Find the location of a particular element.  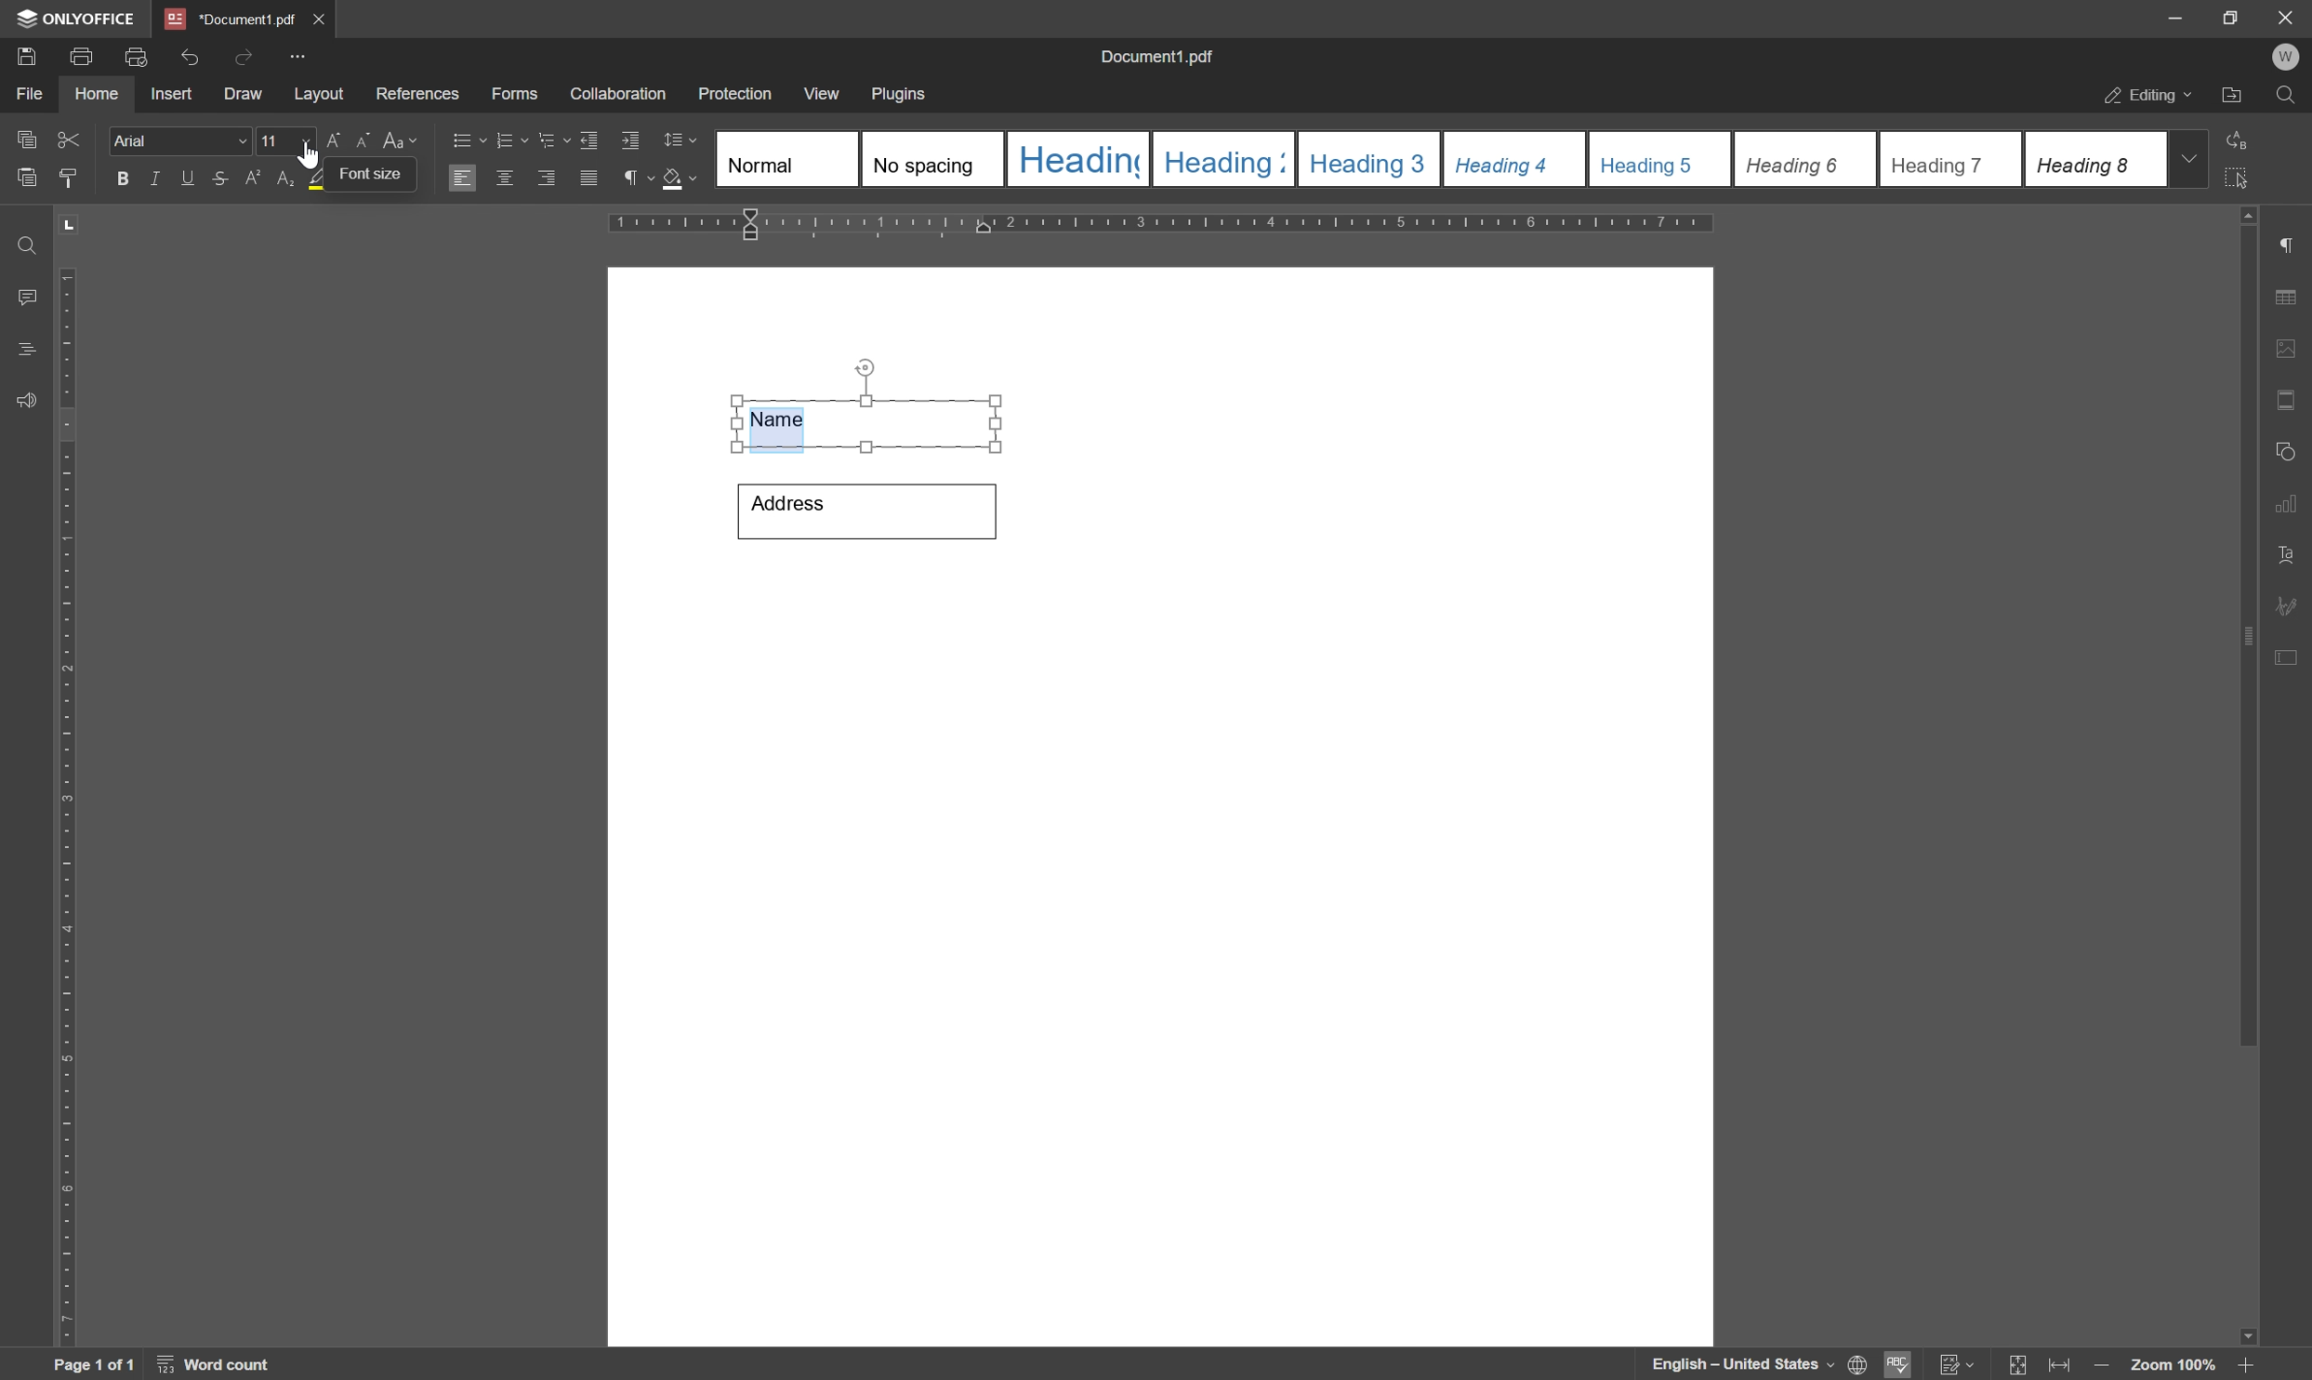

cut is located at coordinates (68, 138).